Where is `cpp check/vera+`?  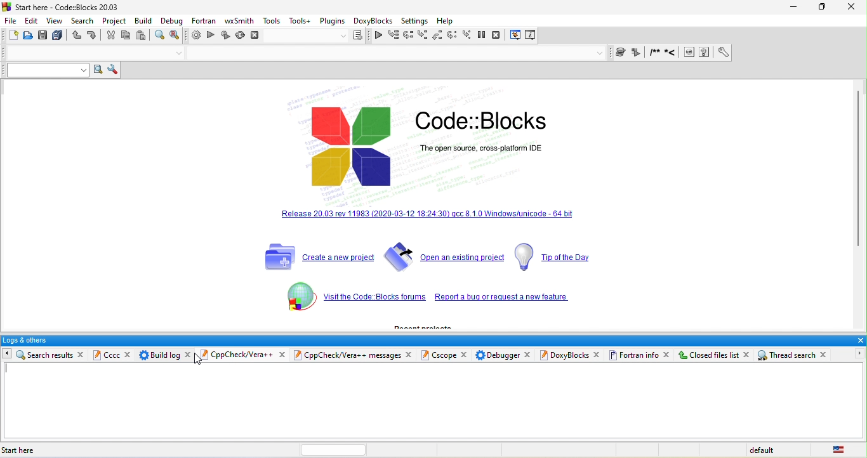 cpp check/vera+ is located at coordinates (240, 355).